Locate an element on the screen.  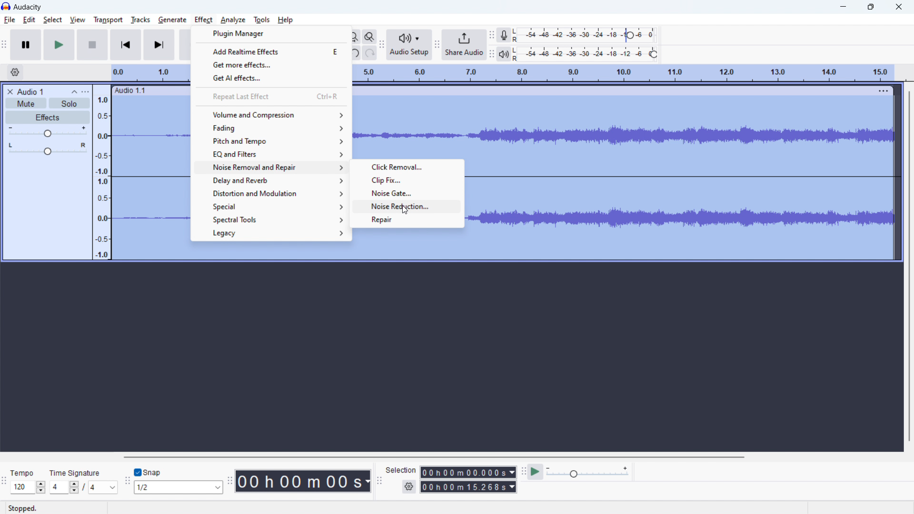
play is located at coordinates (60, 45).